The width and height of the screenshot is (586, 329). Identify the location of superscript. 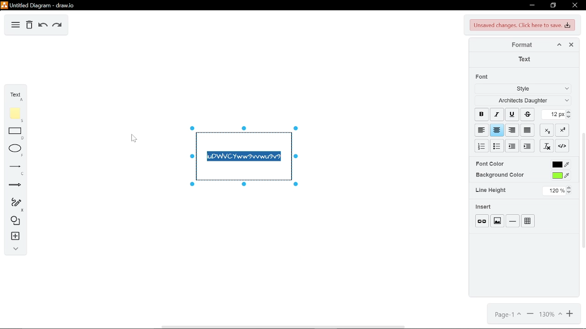
(564, 130).